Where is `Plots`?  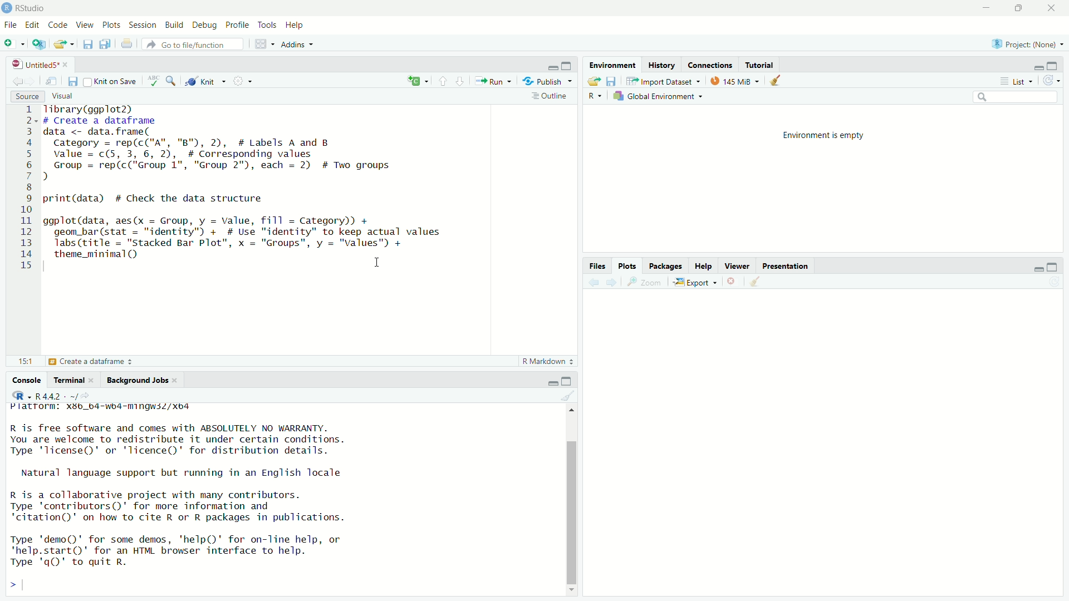
Plots is located at coordinates (629, 265).